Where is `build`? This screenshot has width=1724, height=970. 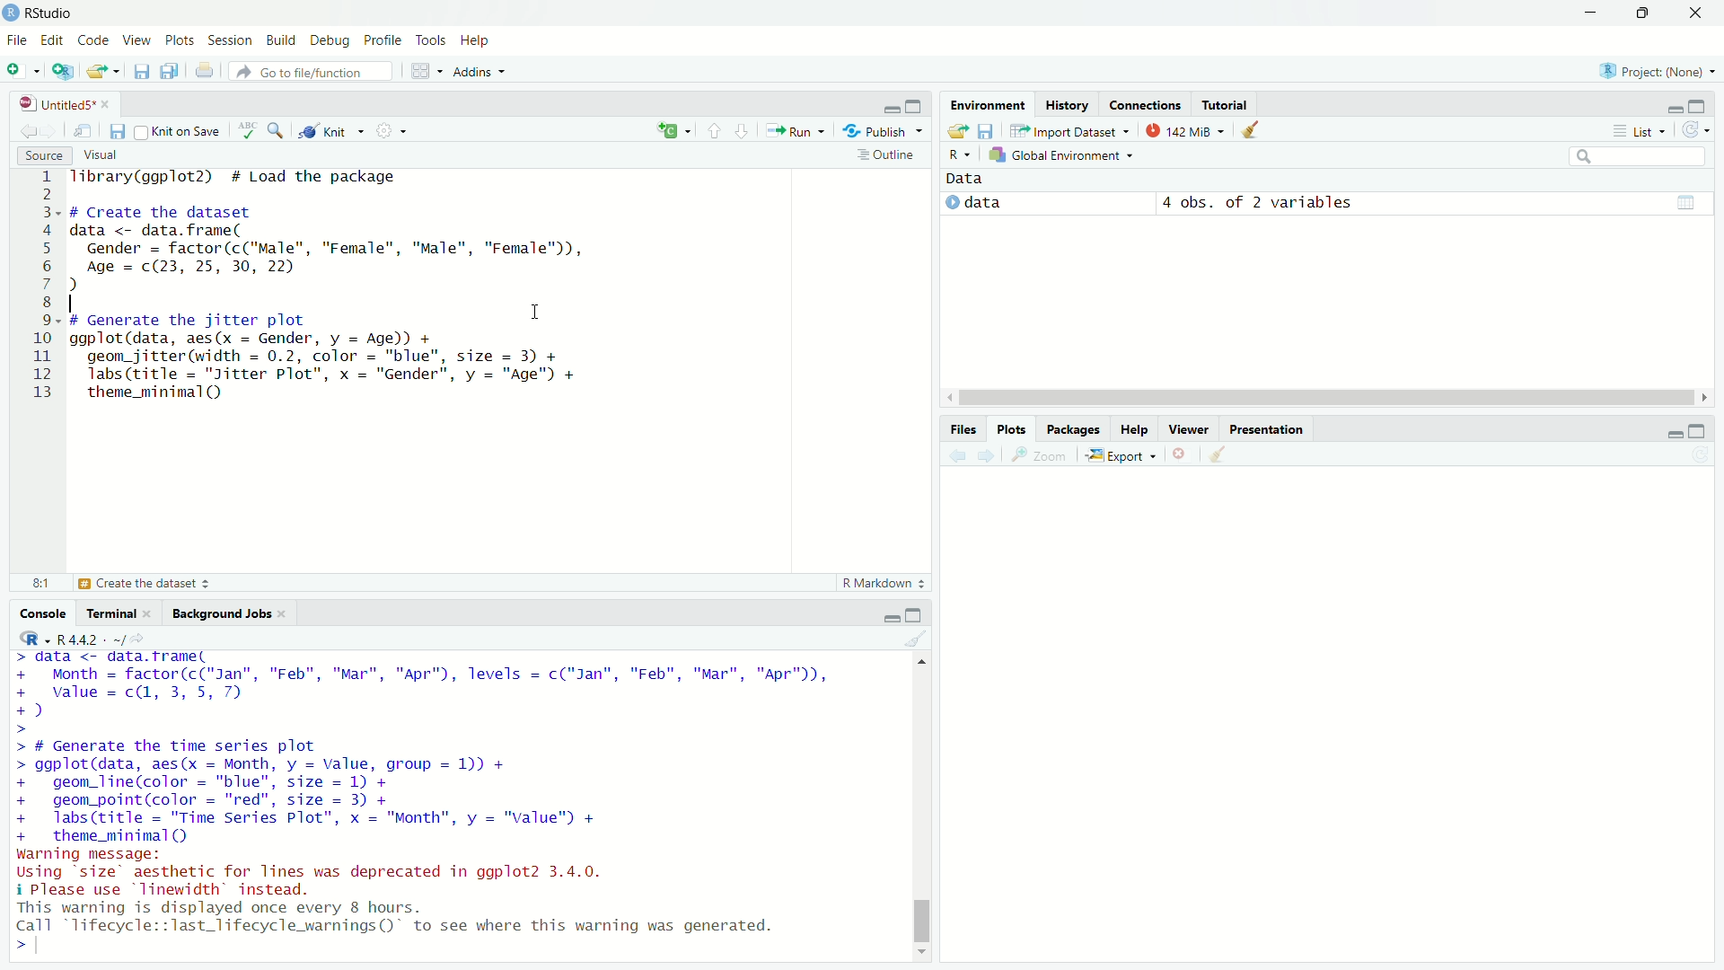 build is located at coordinates (279, 38).